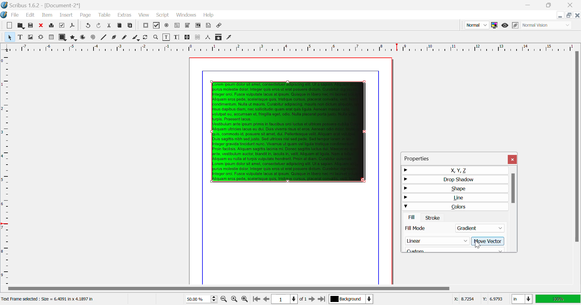 This screenshot has width=581, height=305. I want to click on Redo, so click(87, 26).